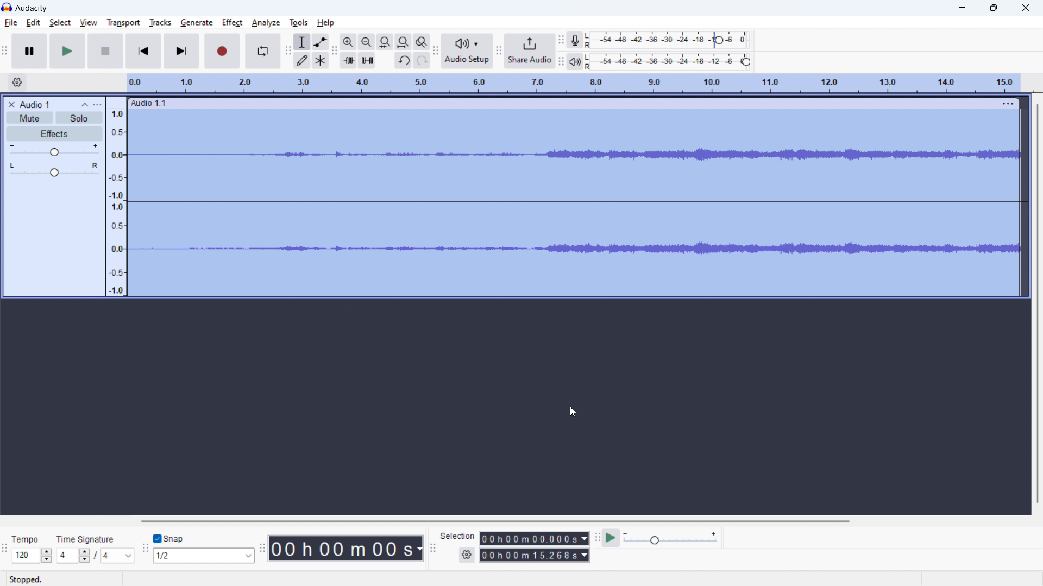 This screenshot has width=1043, height=586. Describe the element at coordinates (168, 538) in the screenshot. I see `toggle snap` at that location.